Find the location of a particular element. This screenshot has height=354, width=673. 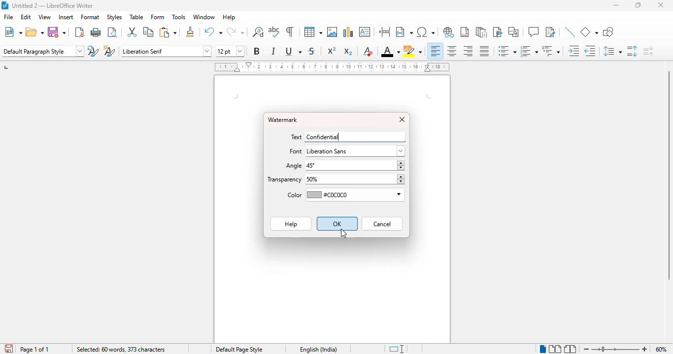

character highlighting color is located at coordinates (413, 51).